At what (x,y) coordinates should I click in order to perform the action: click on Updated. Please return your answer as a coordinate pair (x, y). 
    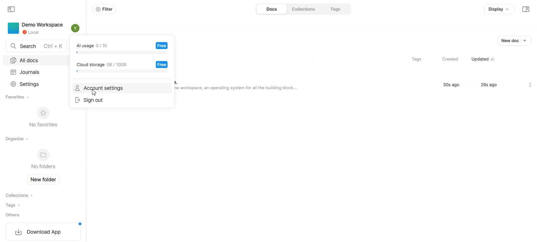
    Looking at the image, I should click on (482, 59).